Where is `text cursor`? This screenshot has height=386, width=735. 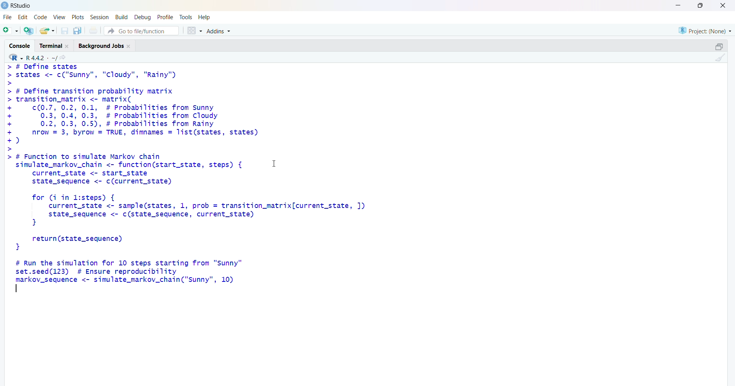
text cursor is located at coordinates (17, 288).